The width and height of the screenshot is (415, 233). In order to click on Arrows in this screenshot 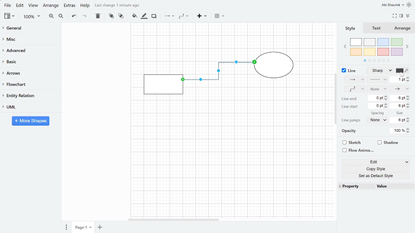, I will do `click(30, 73)`.